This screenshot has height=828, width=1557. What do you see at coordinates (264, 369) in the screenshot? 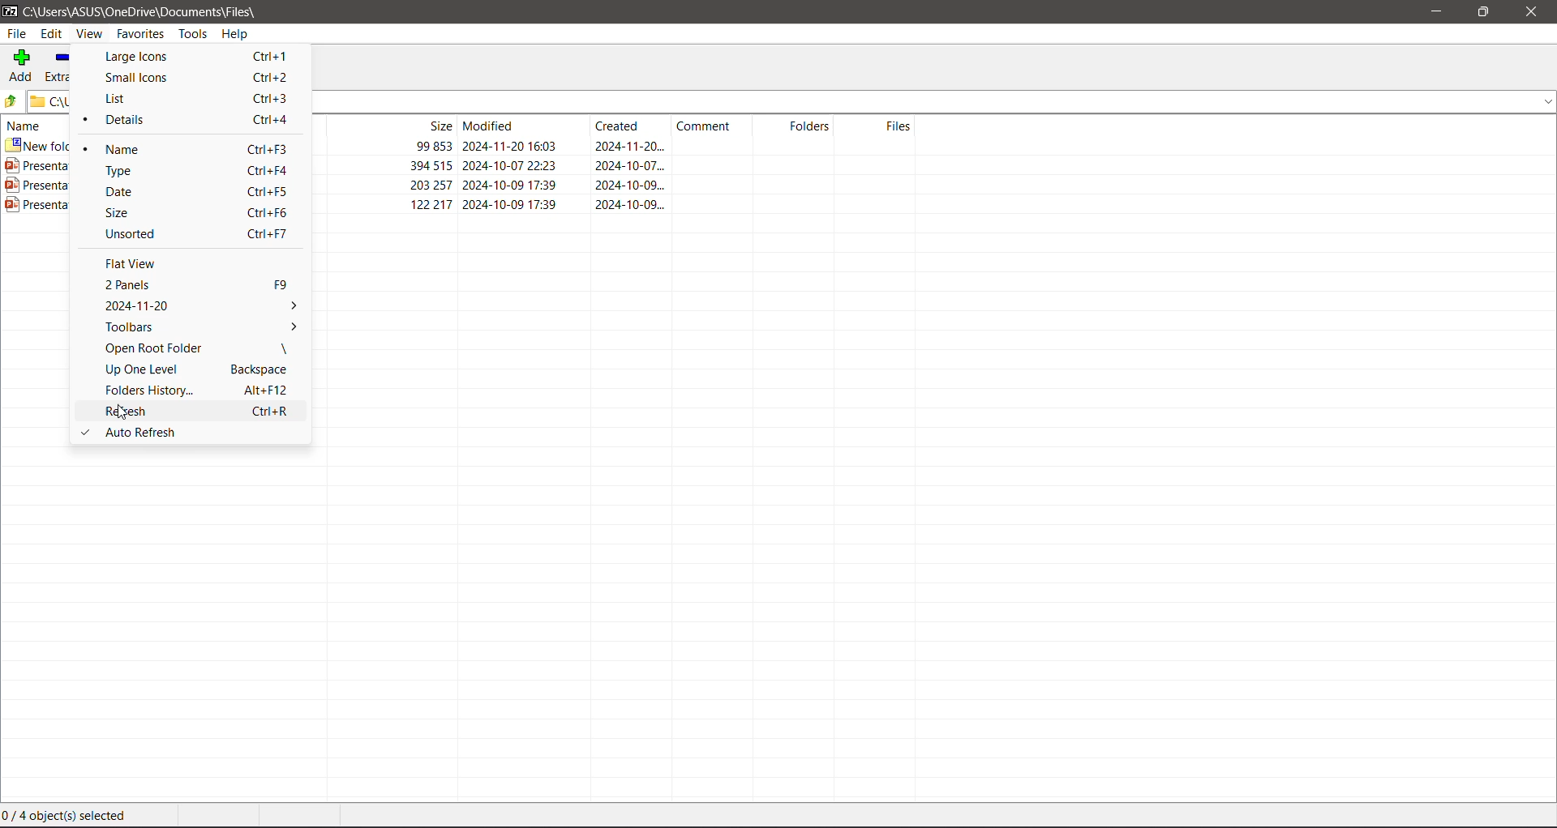
I see `Backspace` at bounding box center [264, 369].